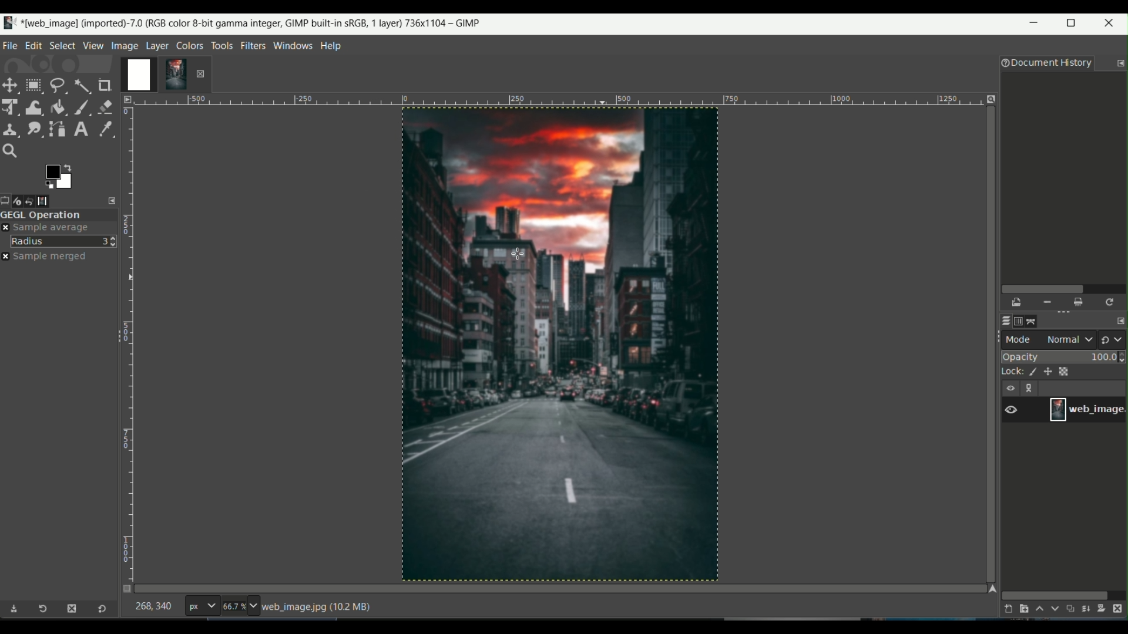 The width and height of the screenshot is (1128, 634). Describe the element at coordinates (1121, 608) in the screenshot. I see `delete this layer` at that location.